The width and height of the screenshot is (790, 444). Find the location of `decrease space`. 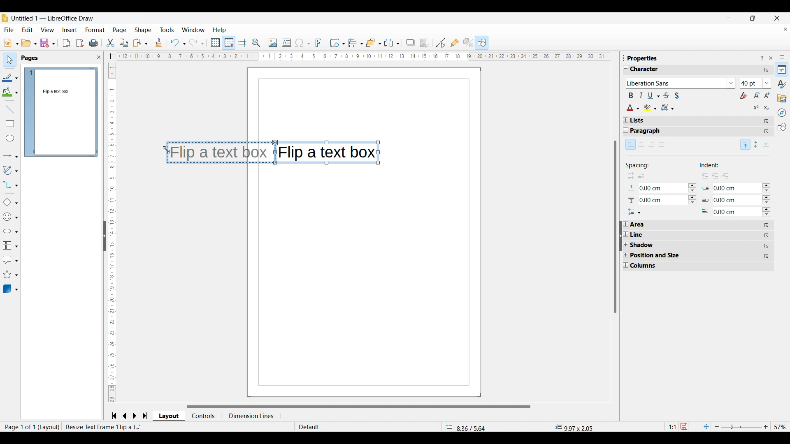

decrease space is located at coordinates (642, 176).